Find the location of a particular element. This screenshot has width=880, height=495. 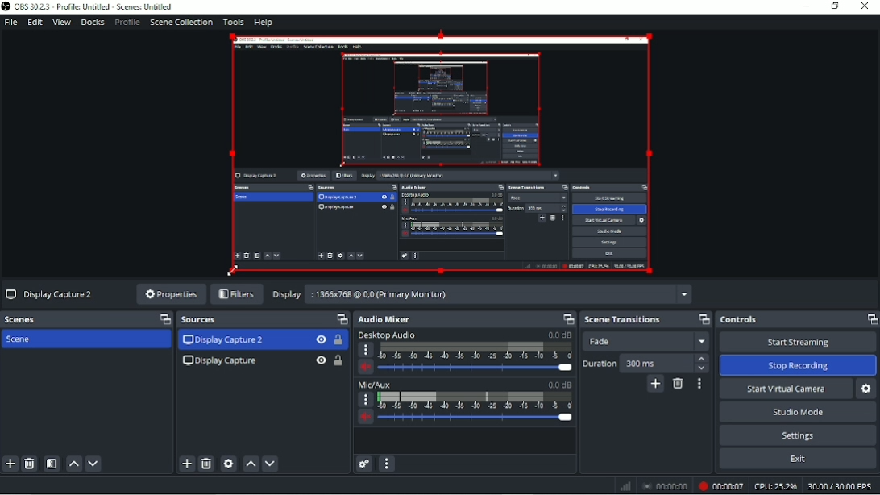

View is located at coordinates (61, 22).